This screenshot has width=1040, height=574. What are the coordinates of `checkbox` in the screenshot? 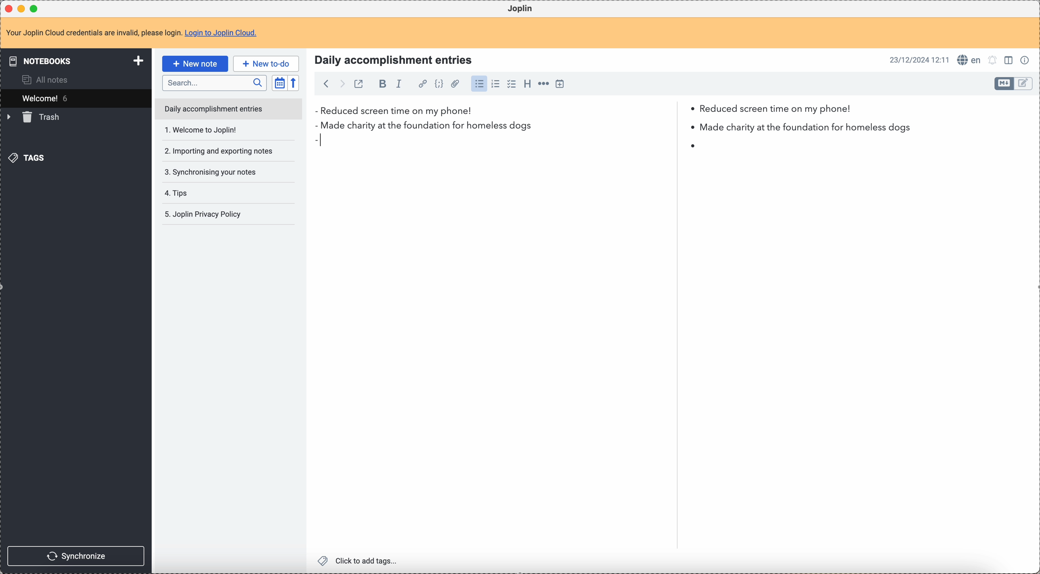 It's located at (512, 84).